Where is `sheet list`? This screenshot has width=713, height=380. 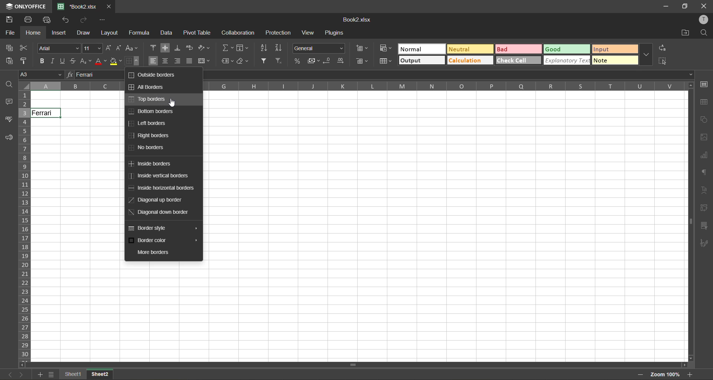
sheet list is located at coordinates (51, 374).